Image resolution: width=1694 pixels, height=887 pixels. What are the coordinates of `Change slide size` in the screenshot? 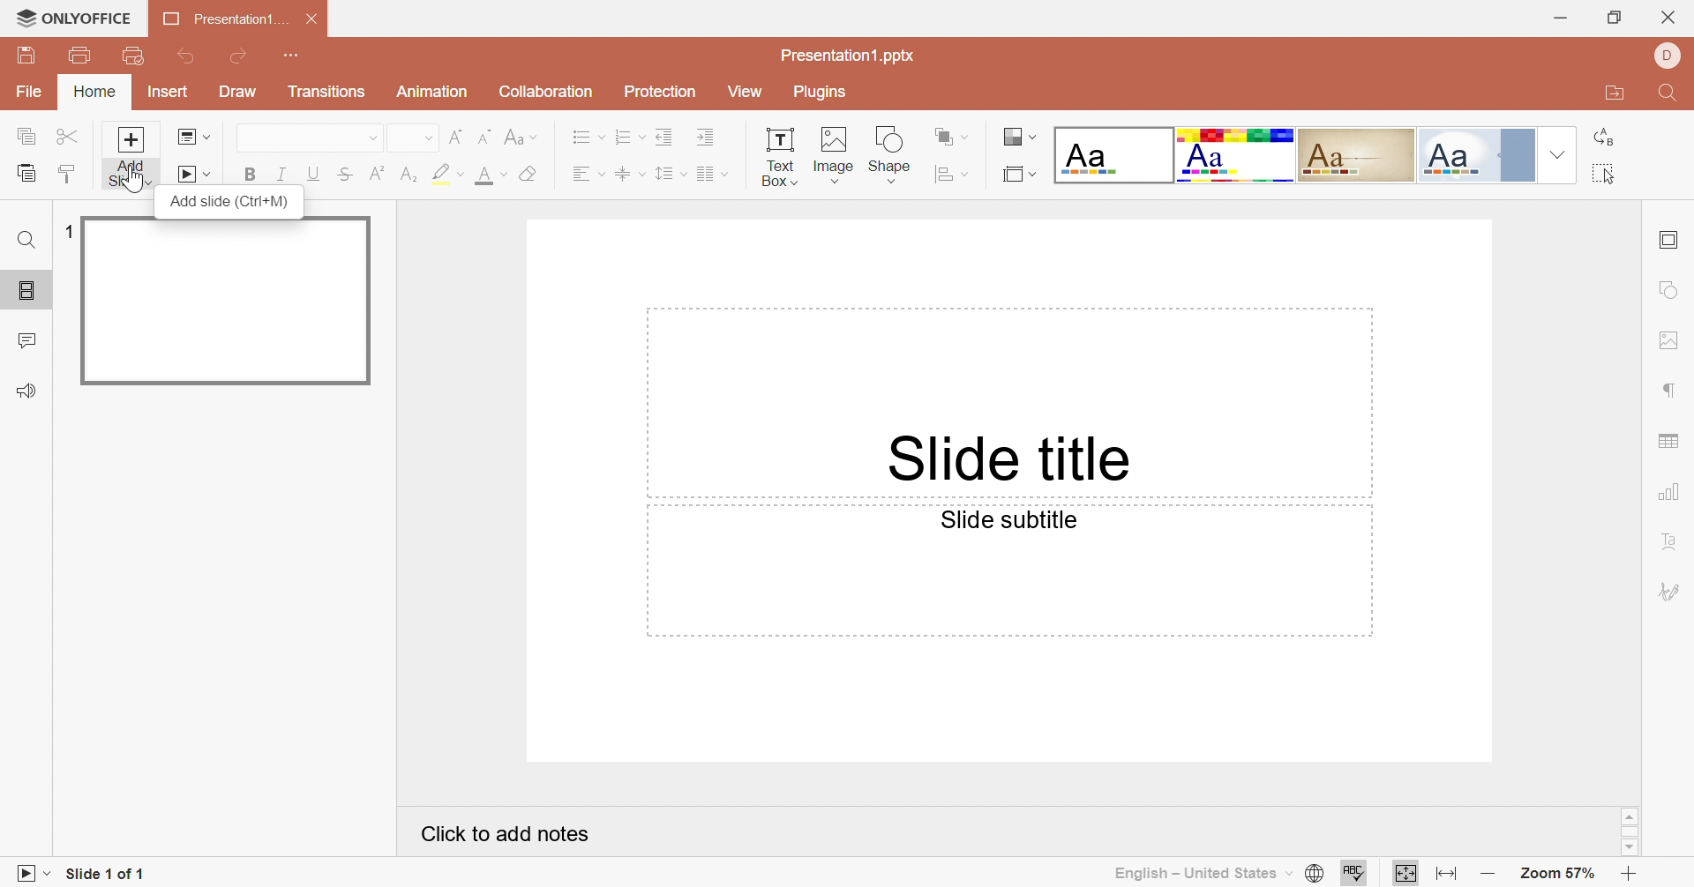 It's located at (1021, 175).